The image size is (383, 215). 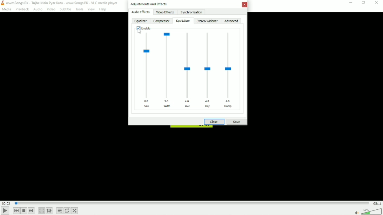 I want to click on Restore down, so click(x=363, y=3).